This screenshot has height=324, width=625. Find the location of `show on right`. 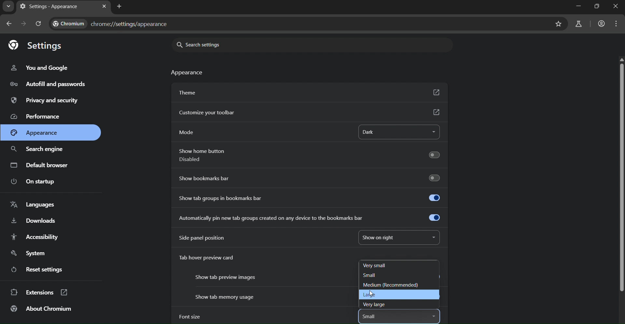

show on right is located at coordinates (383, 236).